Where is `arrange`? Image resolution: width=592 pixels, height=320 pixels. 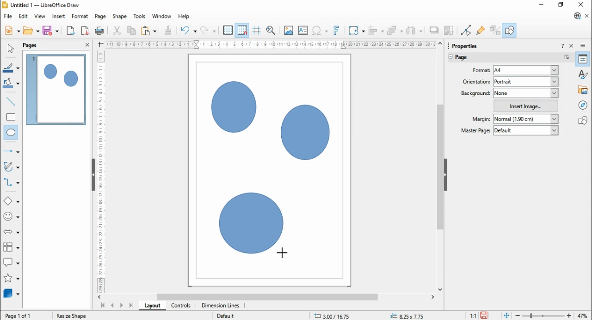
arrange is located at coordinates (395, 31).